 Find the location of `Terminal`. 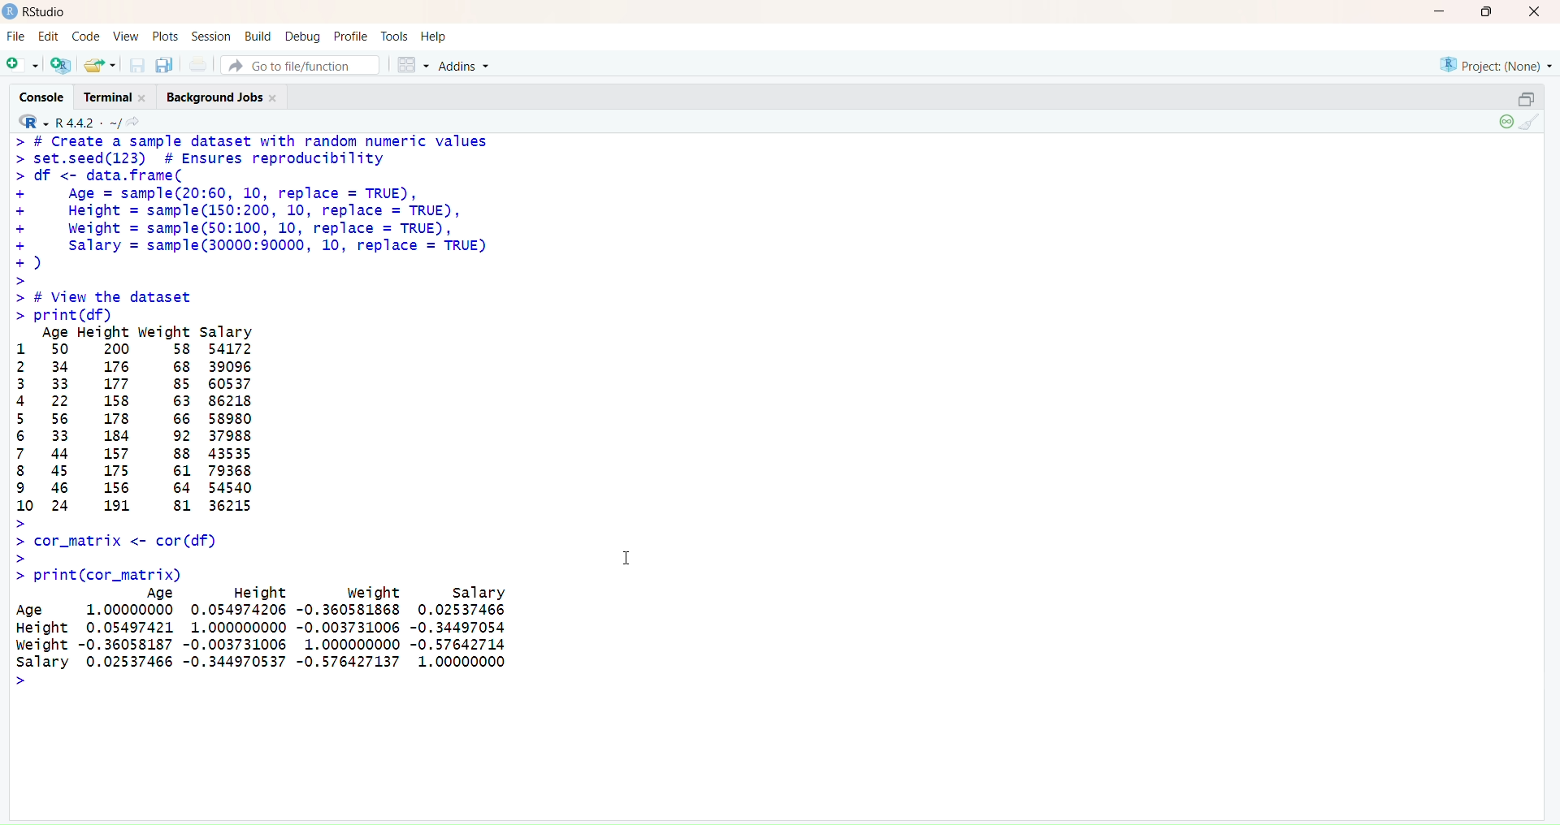

Terminal is located at coordinates (120, 97).